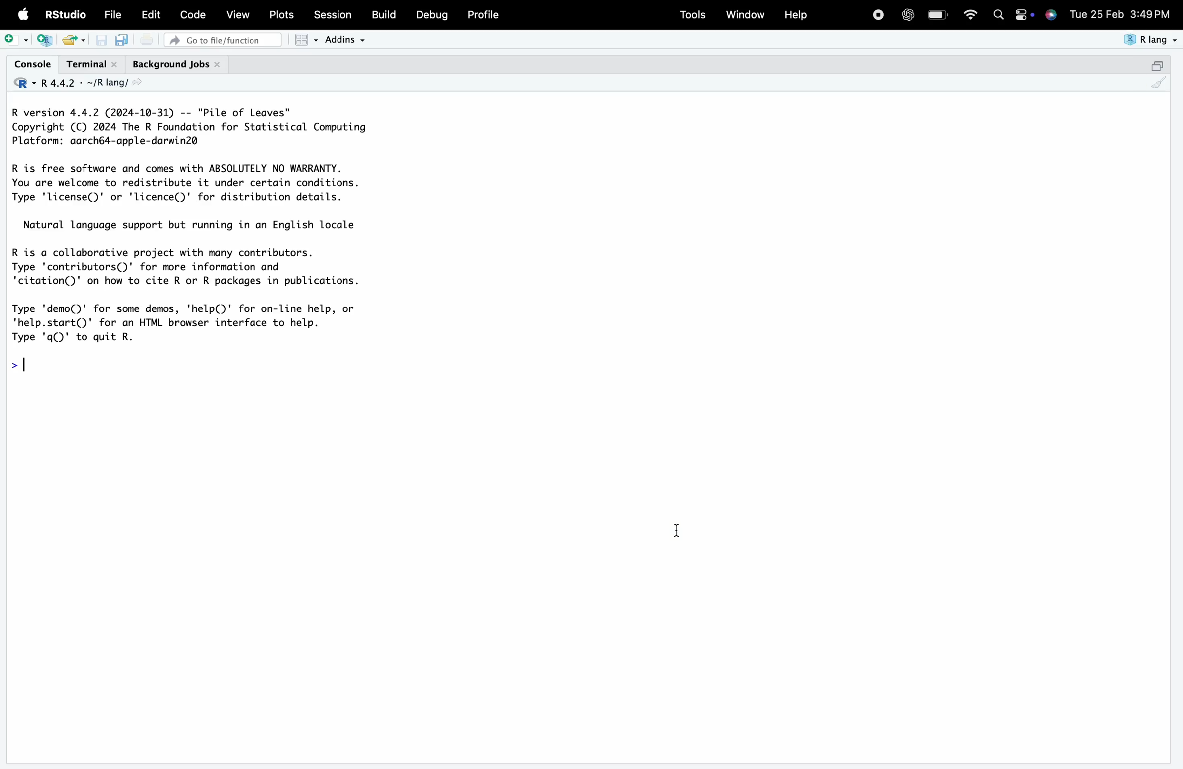  What do you see at coordinates (432, 15) in the screenshot?
I see `Debug` at bounding box center [432, 15].